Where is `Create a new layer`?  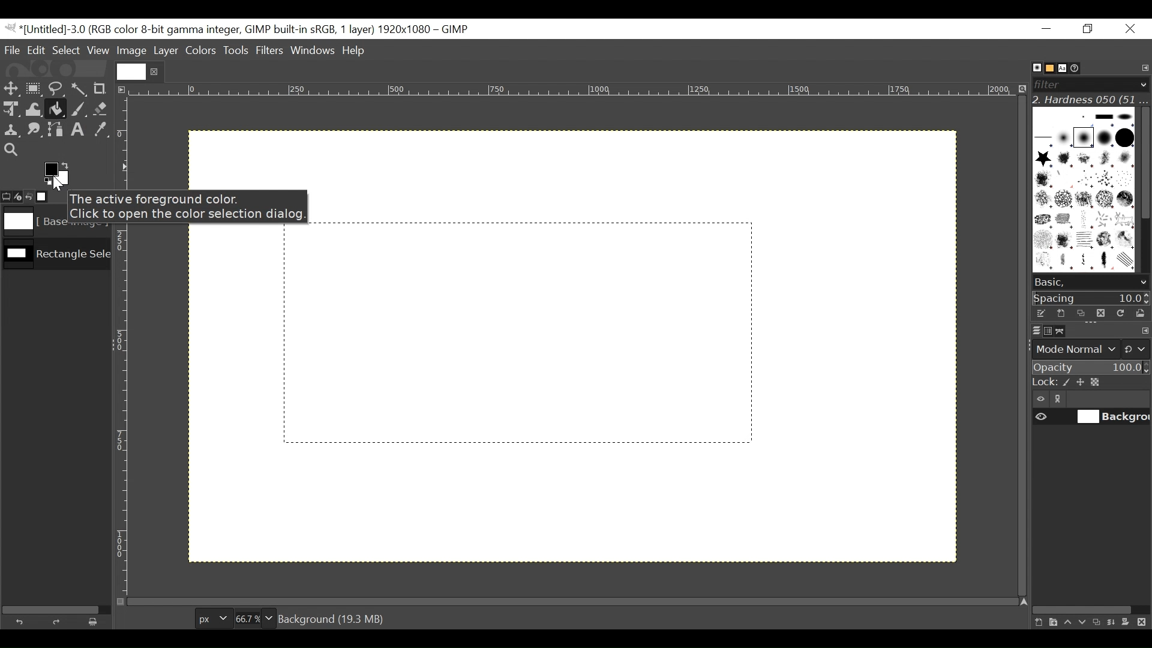
Create a new layer is located at coordinates (1052, 622).